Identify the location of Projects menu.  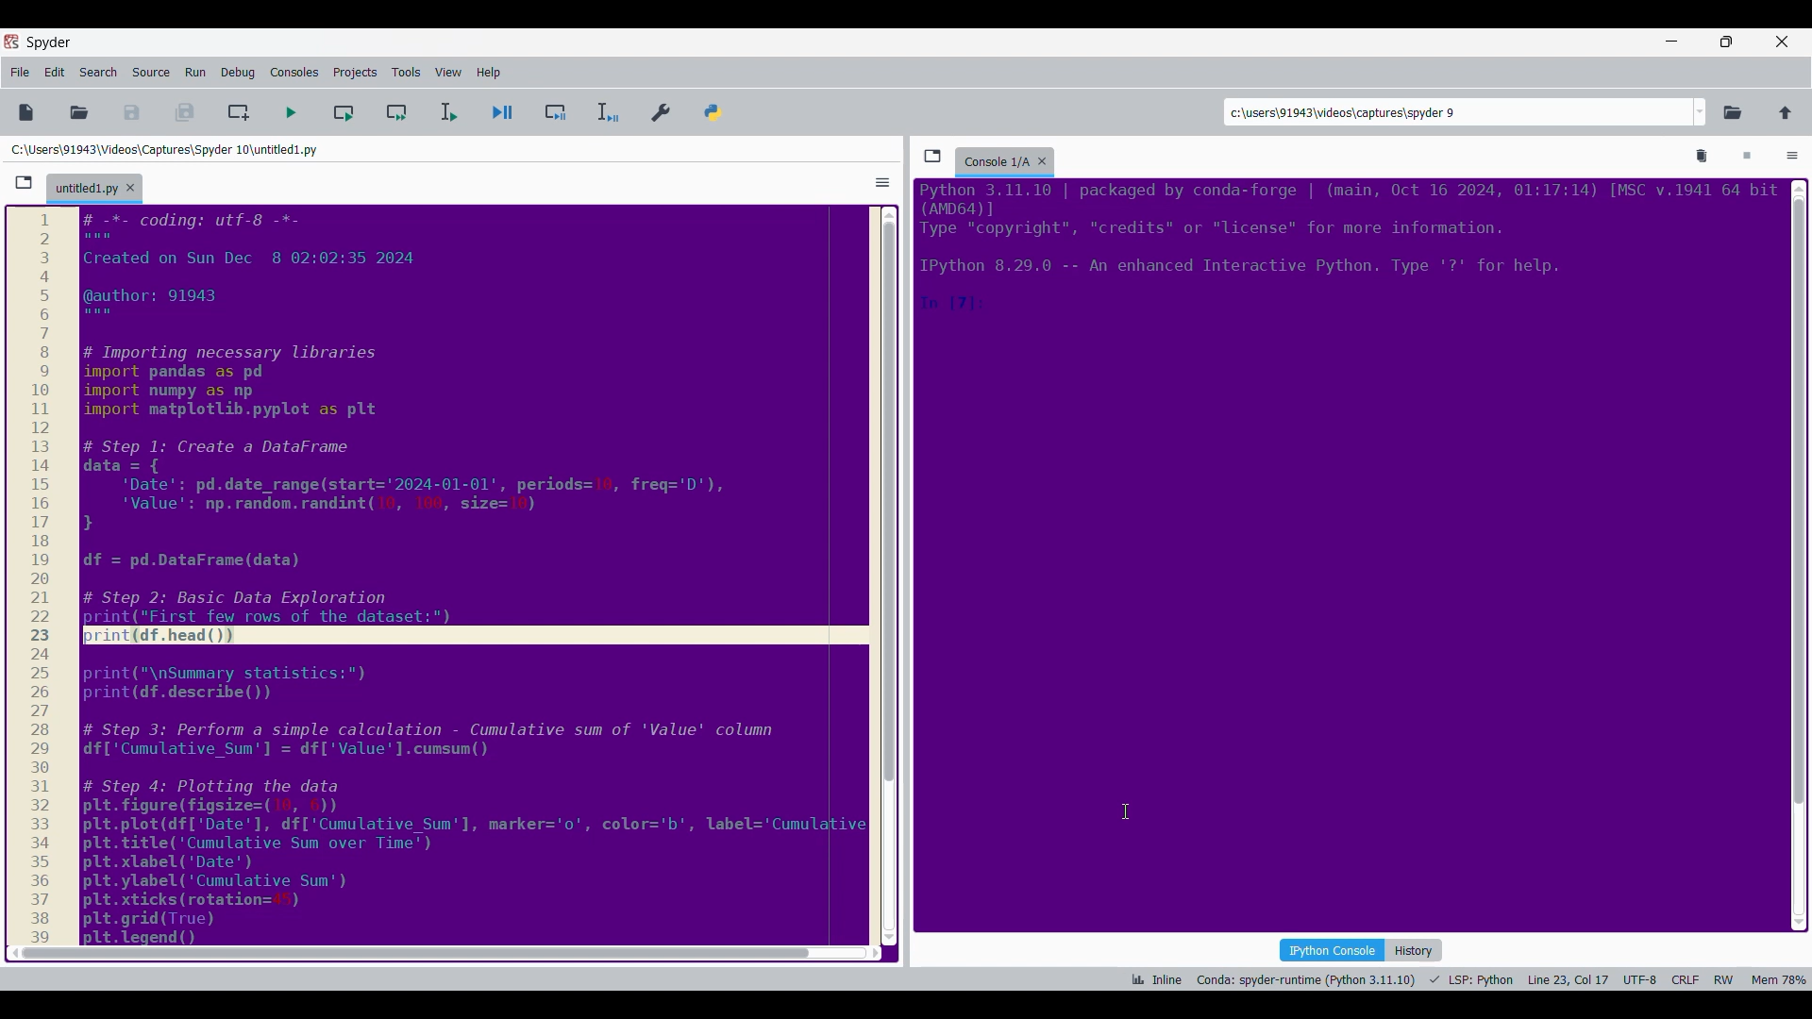
(355, 72).